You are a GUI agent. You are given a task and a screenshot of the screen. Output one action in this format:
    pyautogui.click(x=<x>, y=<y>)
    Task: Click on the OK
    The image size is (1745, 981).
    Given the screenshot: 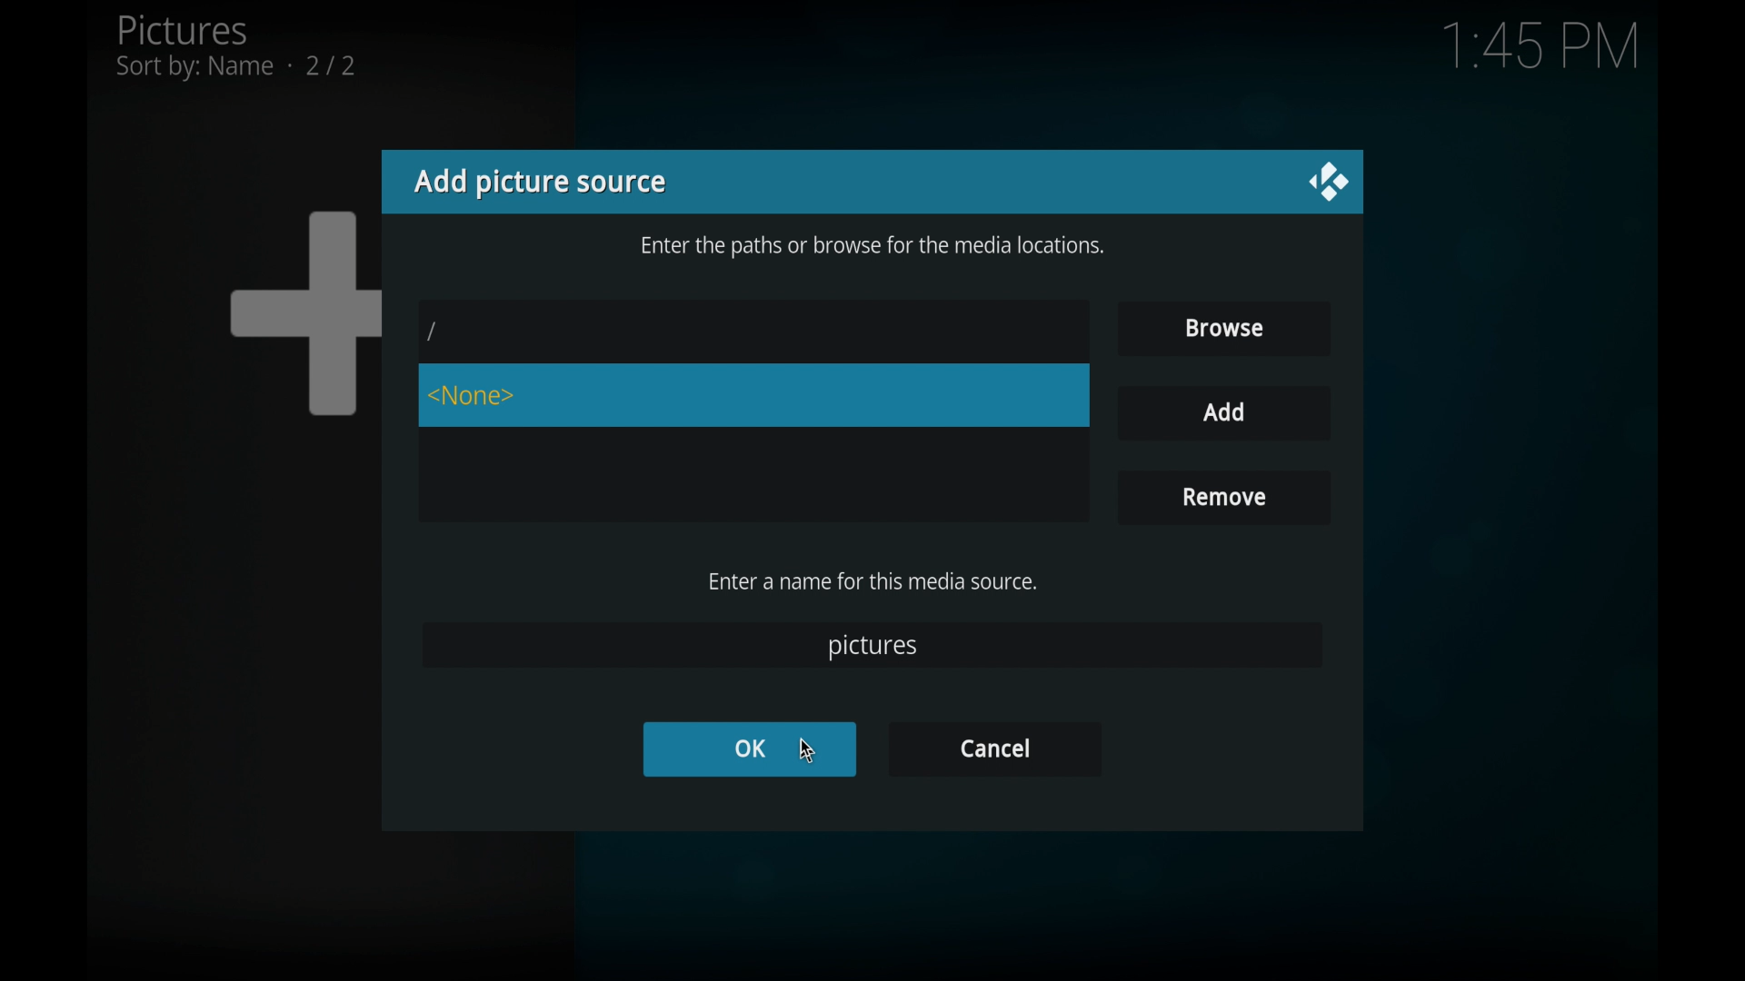 What is the action you would take?
    pyautogui.click(x=749, y=748)
    